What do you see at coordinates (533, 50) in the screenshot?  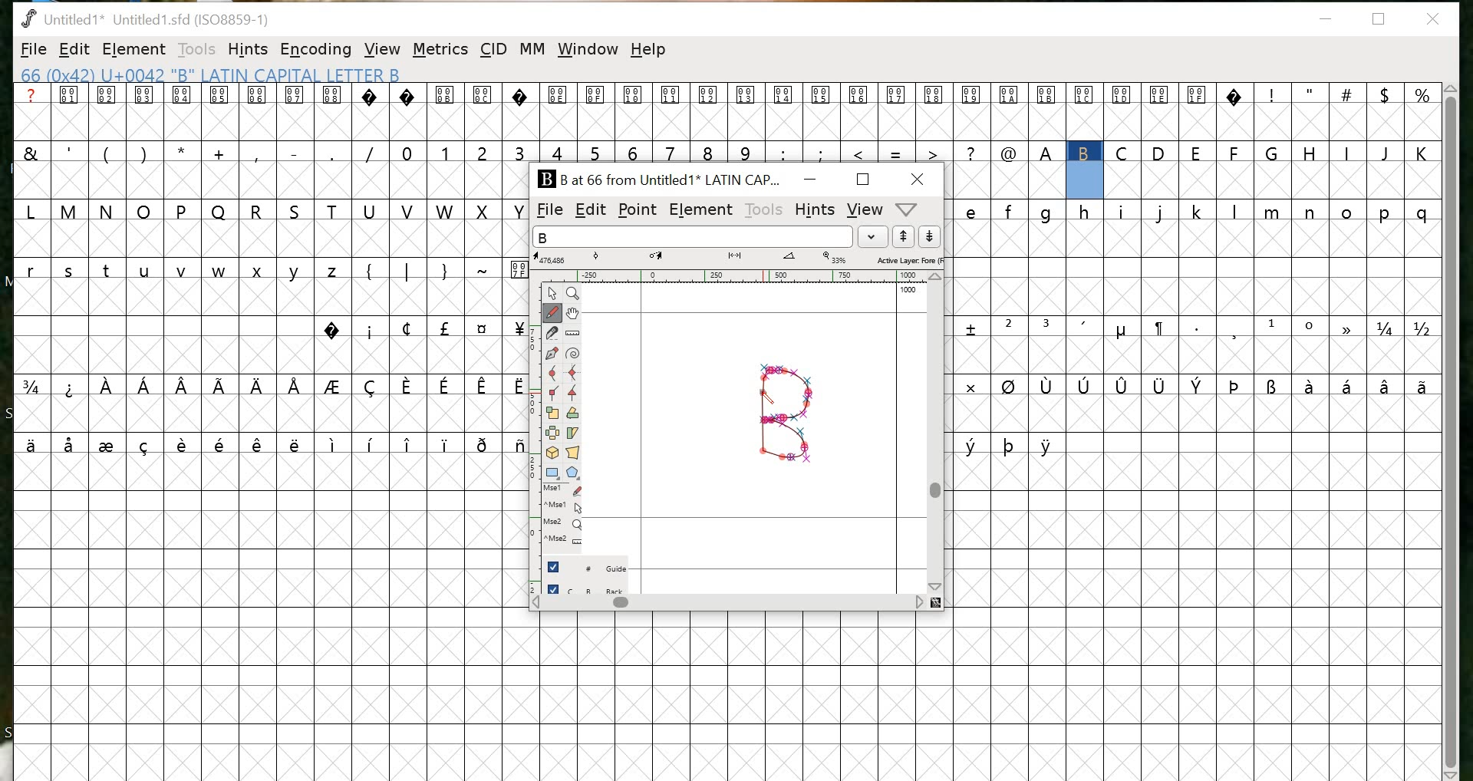 I see `MM` at bounding box center [533, 50].